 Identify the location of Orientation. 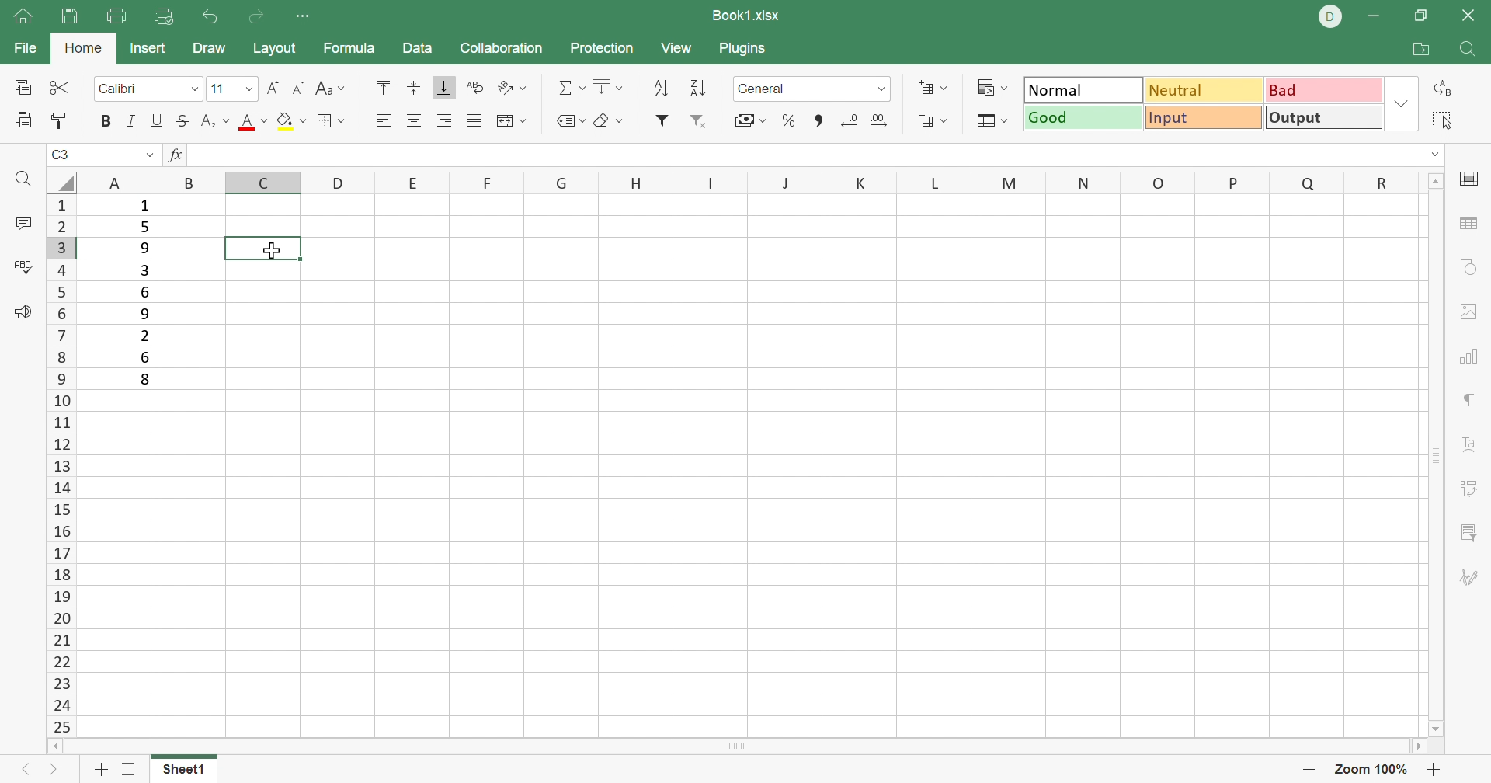
(513, 85).